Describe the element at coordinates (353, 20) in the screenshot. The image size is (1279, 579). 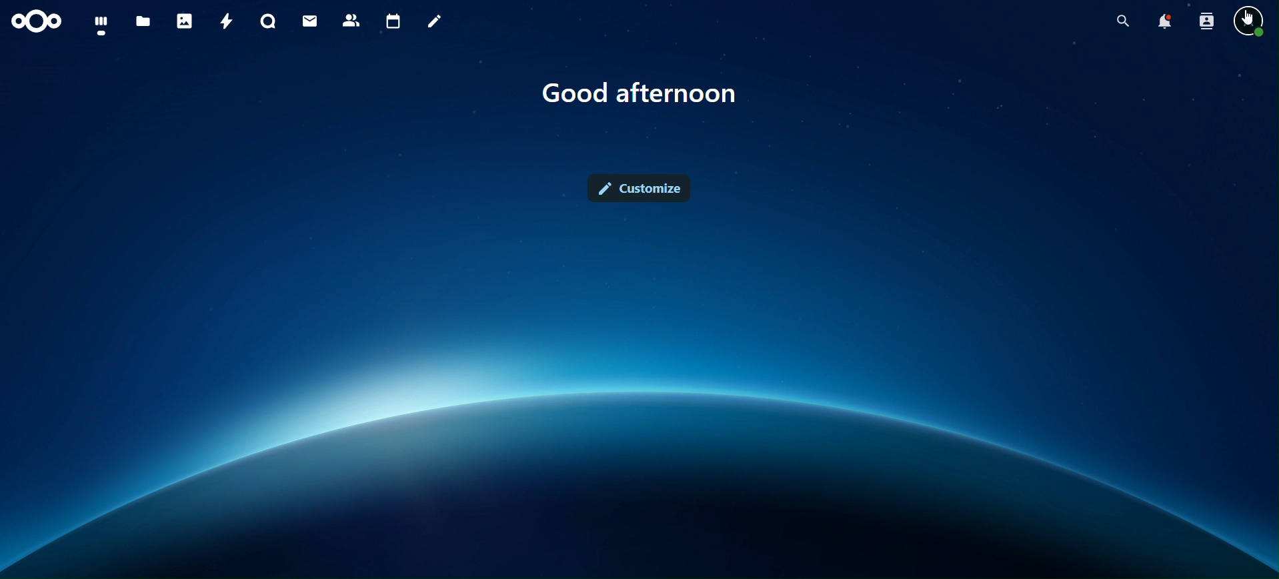
I see `contact` at that location.